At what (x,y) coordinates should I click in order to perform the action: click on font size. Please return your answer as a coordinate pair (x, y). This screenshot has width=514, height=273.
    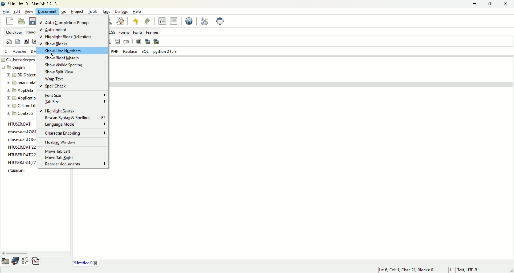
    Looking at the image, I should click on (74, 95).